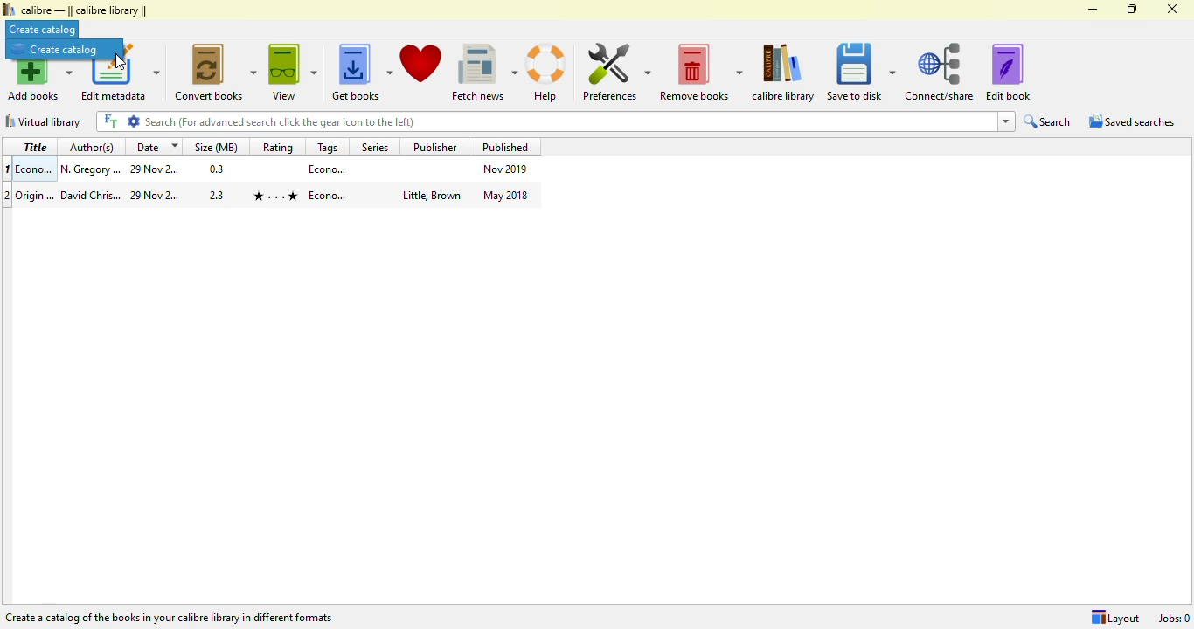 The image size is (1194, 629). I want to click on save to disk, so click(860, 72).